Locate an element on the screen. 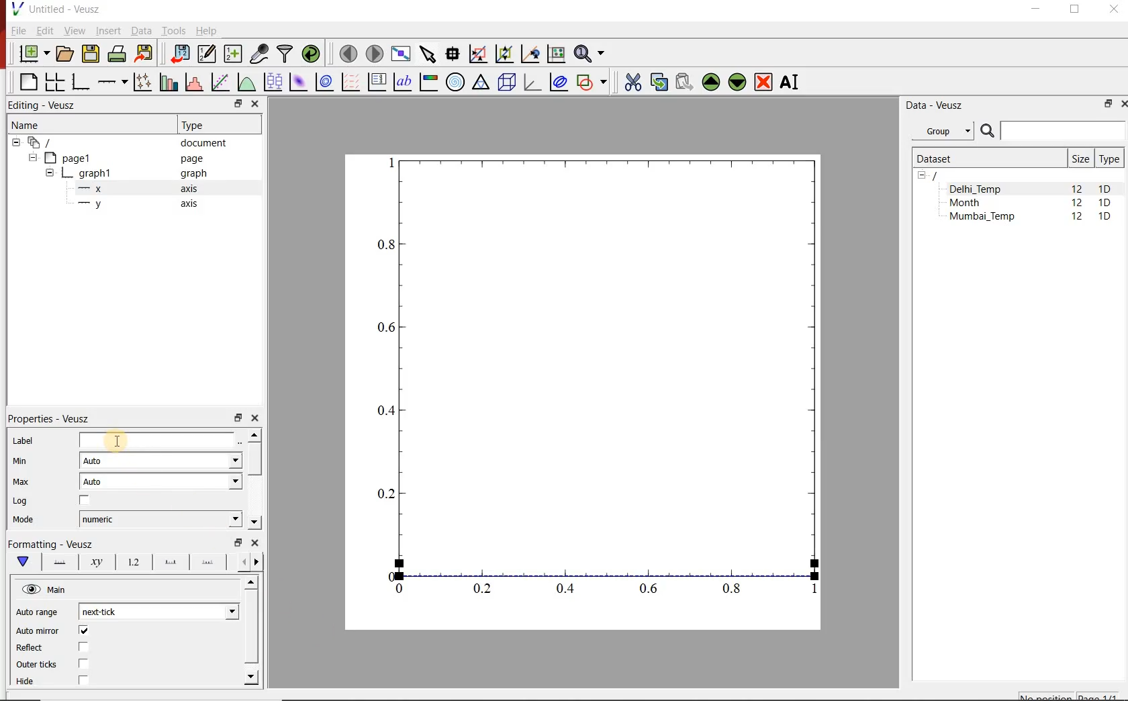 The height and width of the screenshot is (701, 1128). cursor is located at coordinates (119, 439).